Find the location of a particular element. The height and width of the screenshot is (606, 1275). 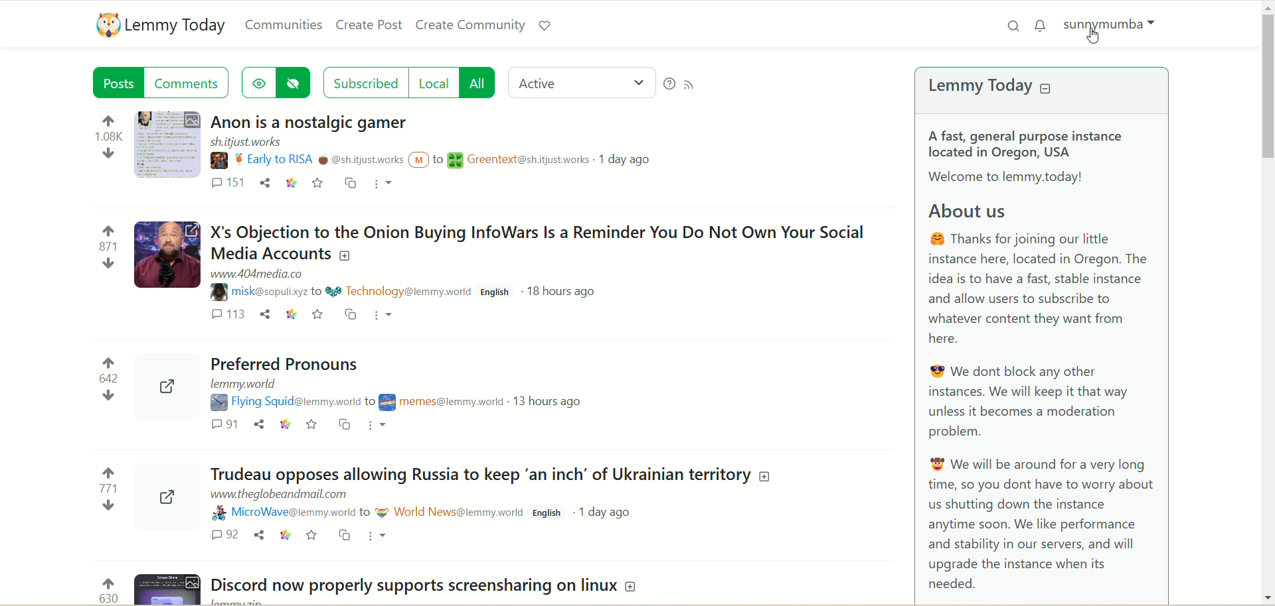

A brief about Lemmy Today  is located at coordinates (1050, 360).